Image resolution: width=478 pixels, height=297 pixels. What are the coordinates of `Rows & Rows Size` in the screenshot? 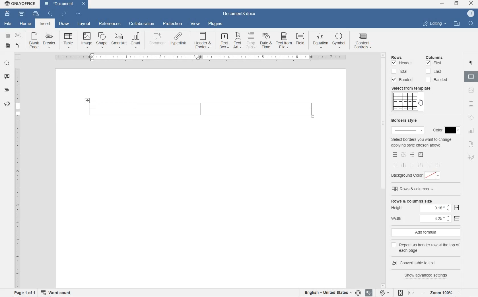 It's located at (427, 201).